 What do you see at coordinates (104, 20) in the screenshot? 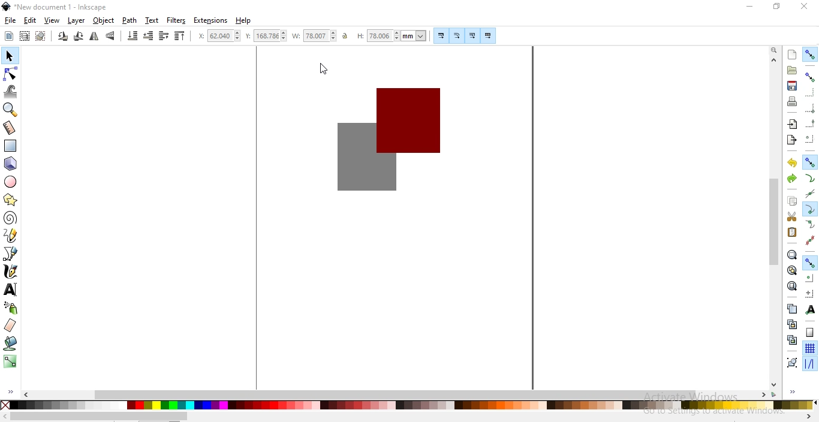
I see `object` at bounding box center [104, 20].